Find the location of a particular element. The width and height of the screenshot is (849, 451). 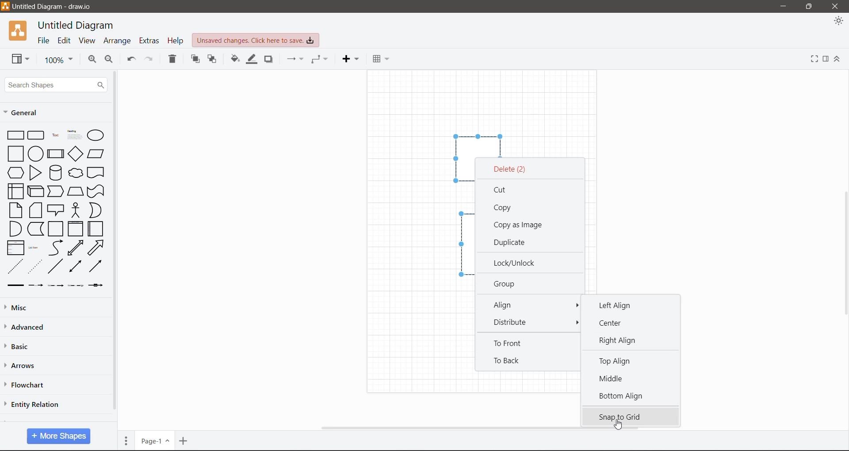

Misc is located at coordinates (19, 308).